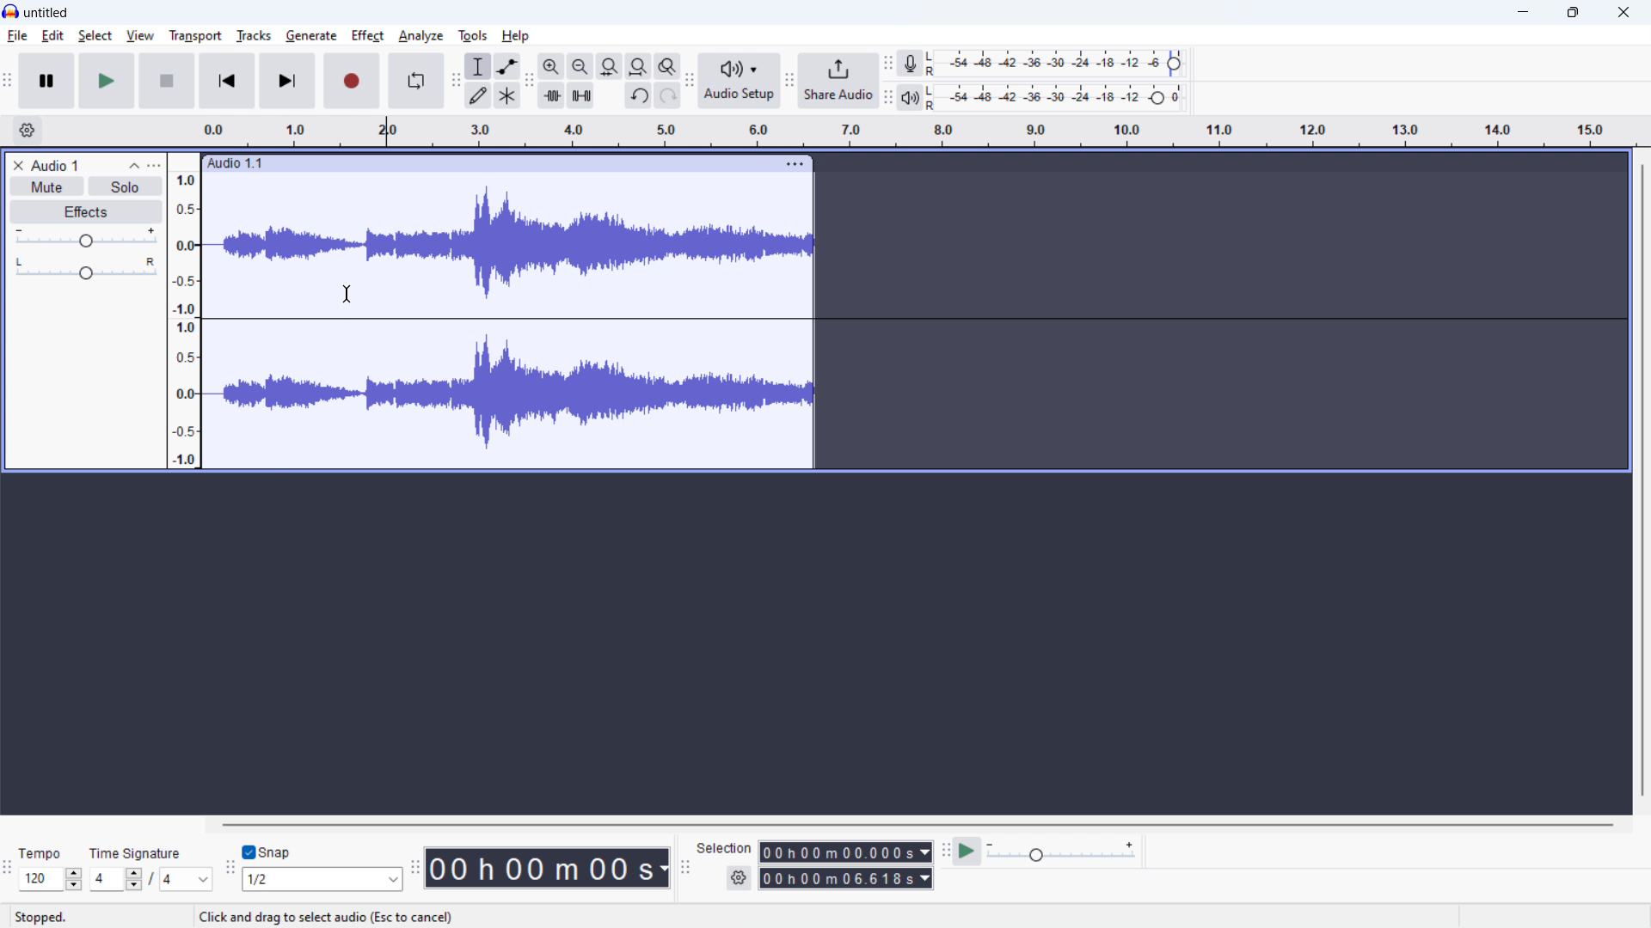 Image resolution: width=1651 pixels, height=928 pixels. What do you see at coordinates (846, 879) in the screenshot?
I see `end time` at bounding box center [846, 879].